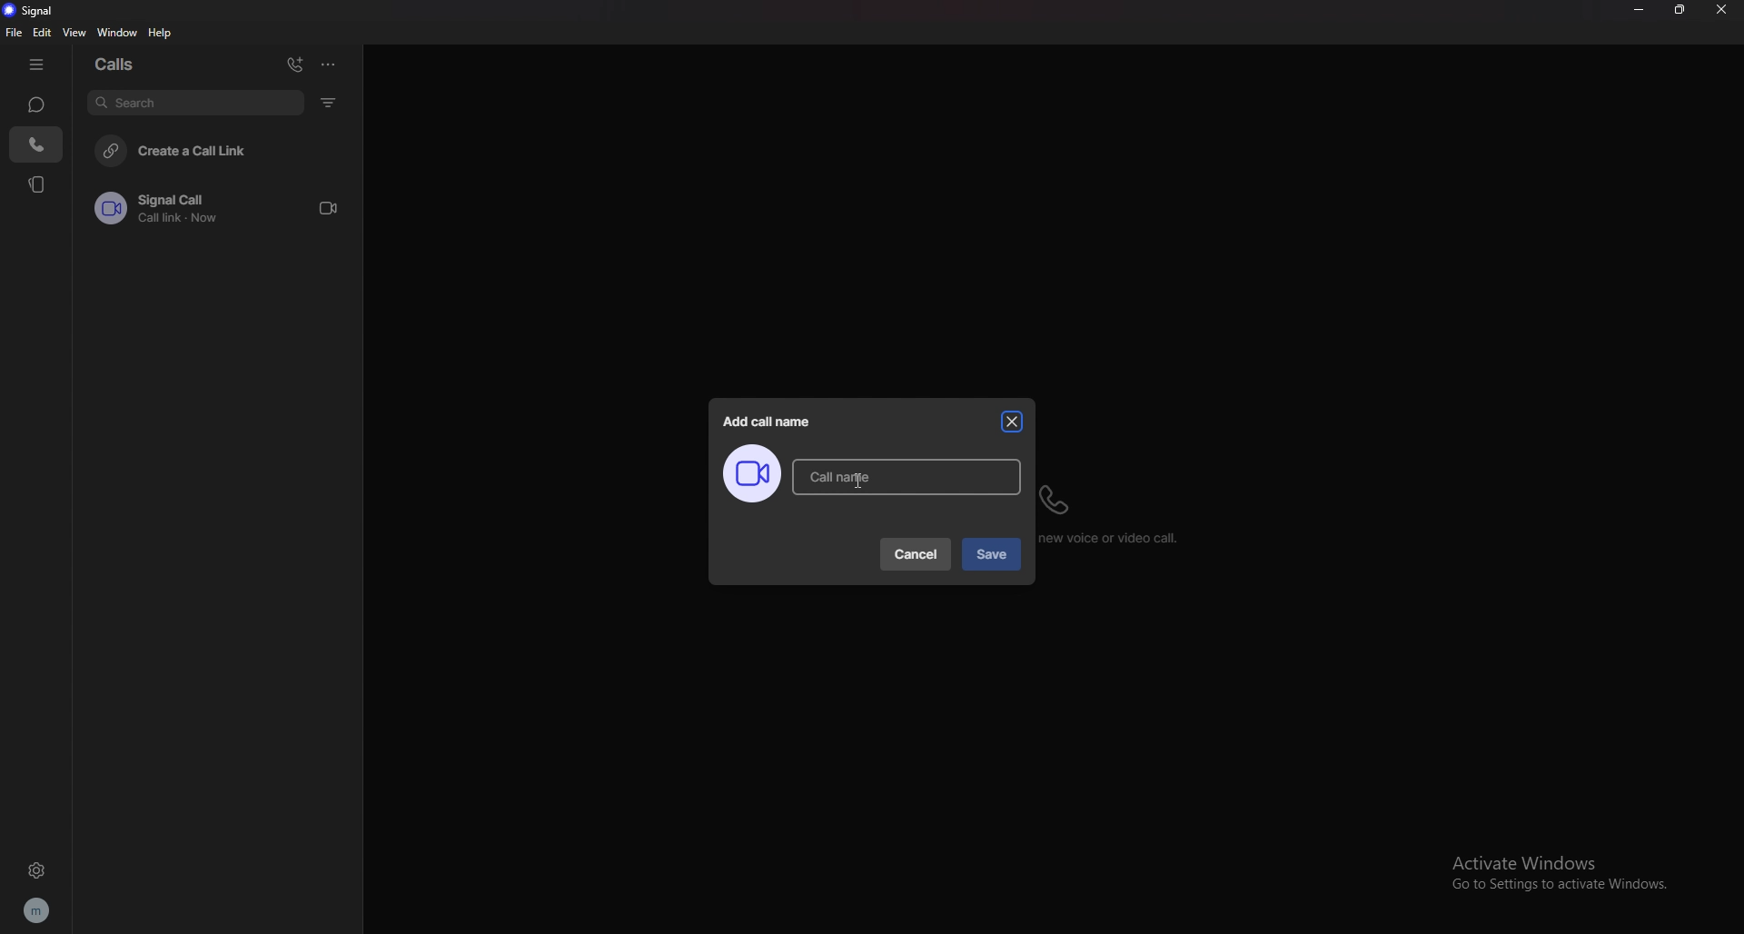 Image resolution: width=1744 pixels, height=934 pixels. I want to click on signal, so click(35, 11).